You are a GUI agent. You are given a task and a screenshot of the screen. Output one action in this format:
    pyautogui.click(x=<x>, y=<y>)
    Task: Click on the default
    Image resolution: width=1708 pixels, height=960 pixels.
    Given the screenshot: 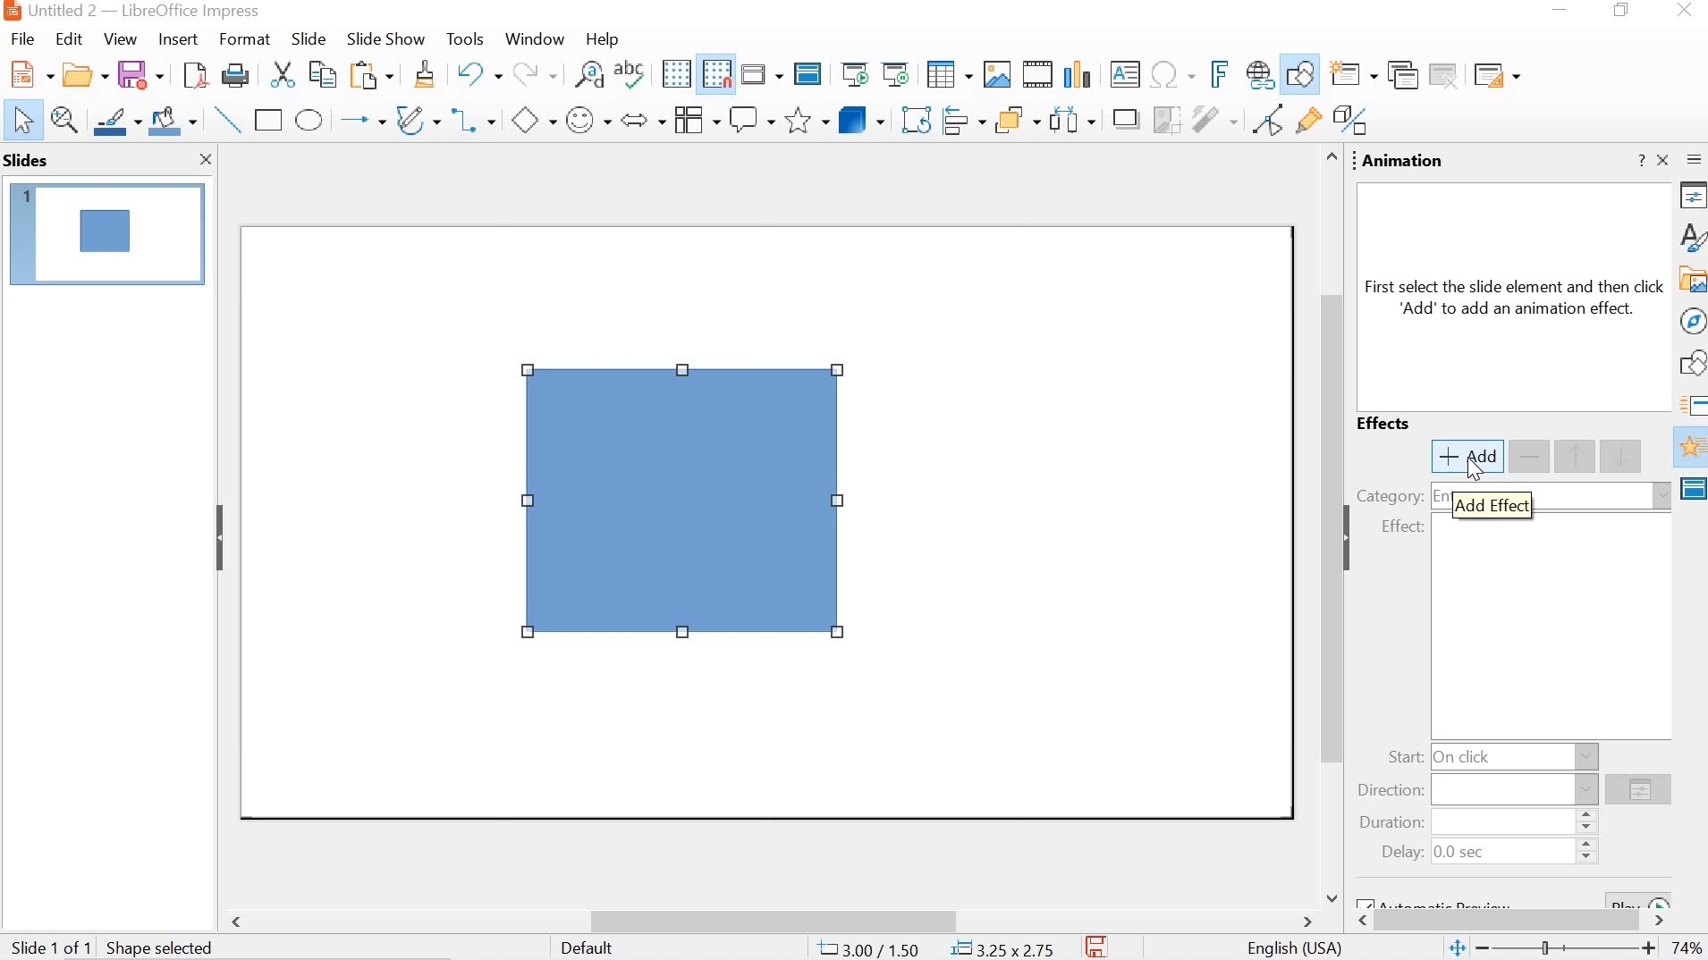 What is the action you would take?
    pyautogui.click(x=596, y=950)
    